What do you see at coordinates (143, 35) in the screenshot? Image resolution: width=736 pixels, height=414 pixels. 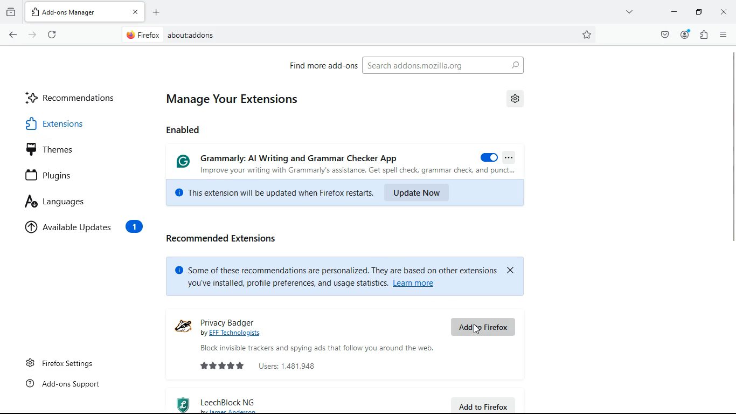 I see `Firefox` at bounding box center [143, 35].